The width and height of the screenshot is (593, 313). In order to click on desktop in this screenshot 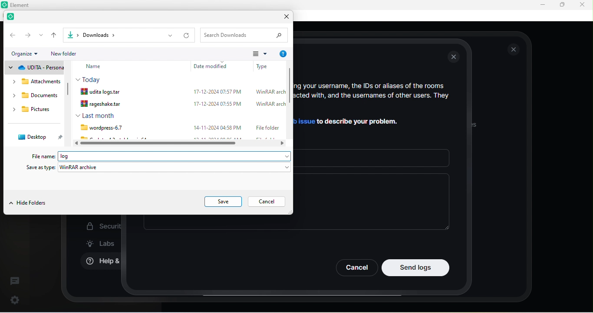, I will do `click(37, 137)`.